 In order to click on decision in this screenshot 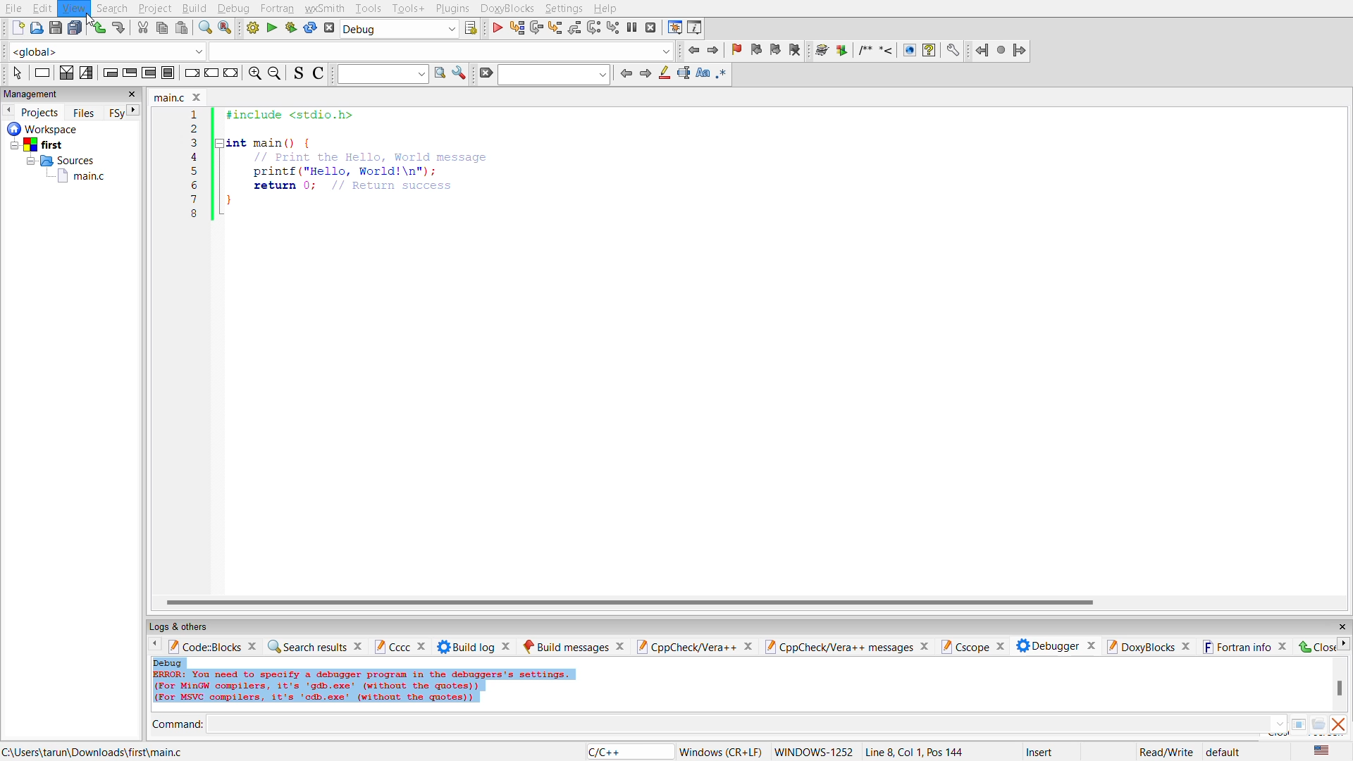, I will do `click(68, 73)`.